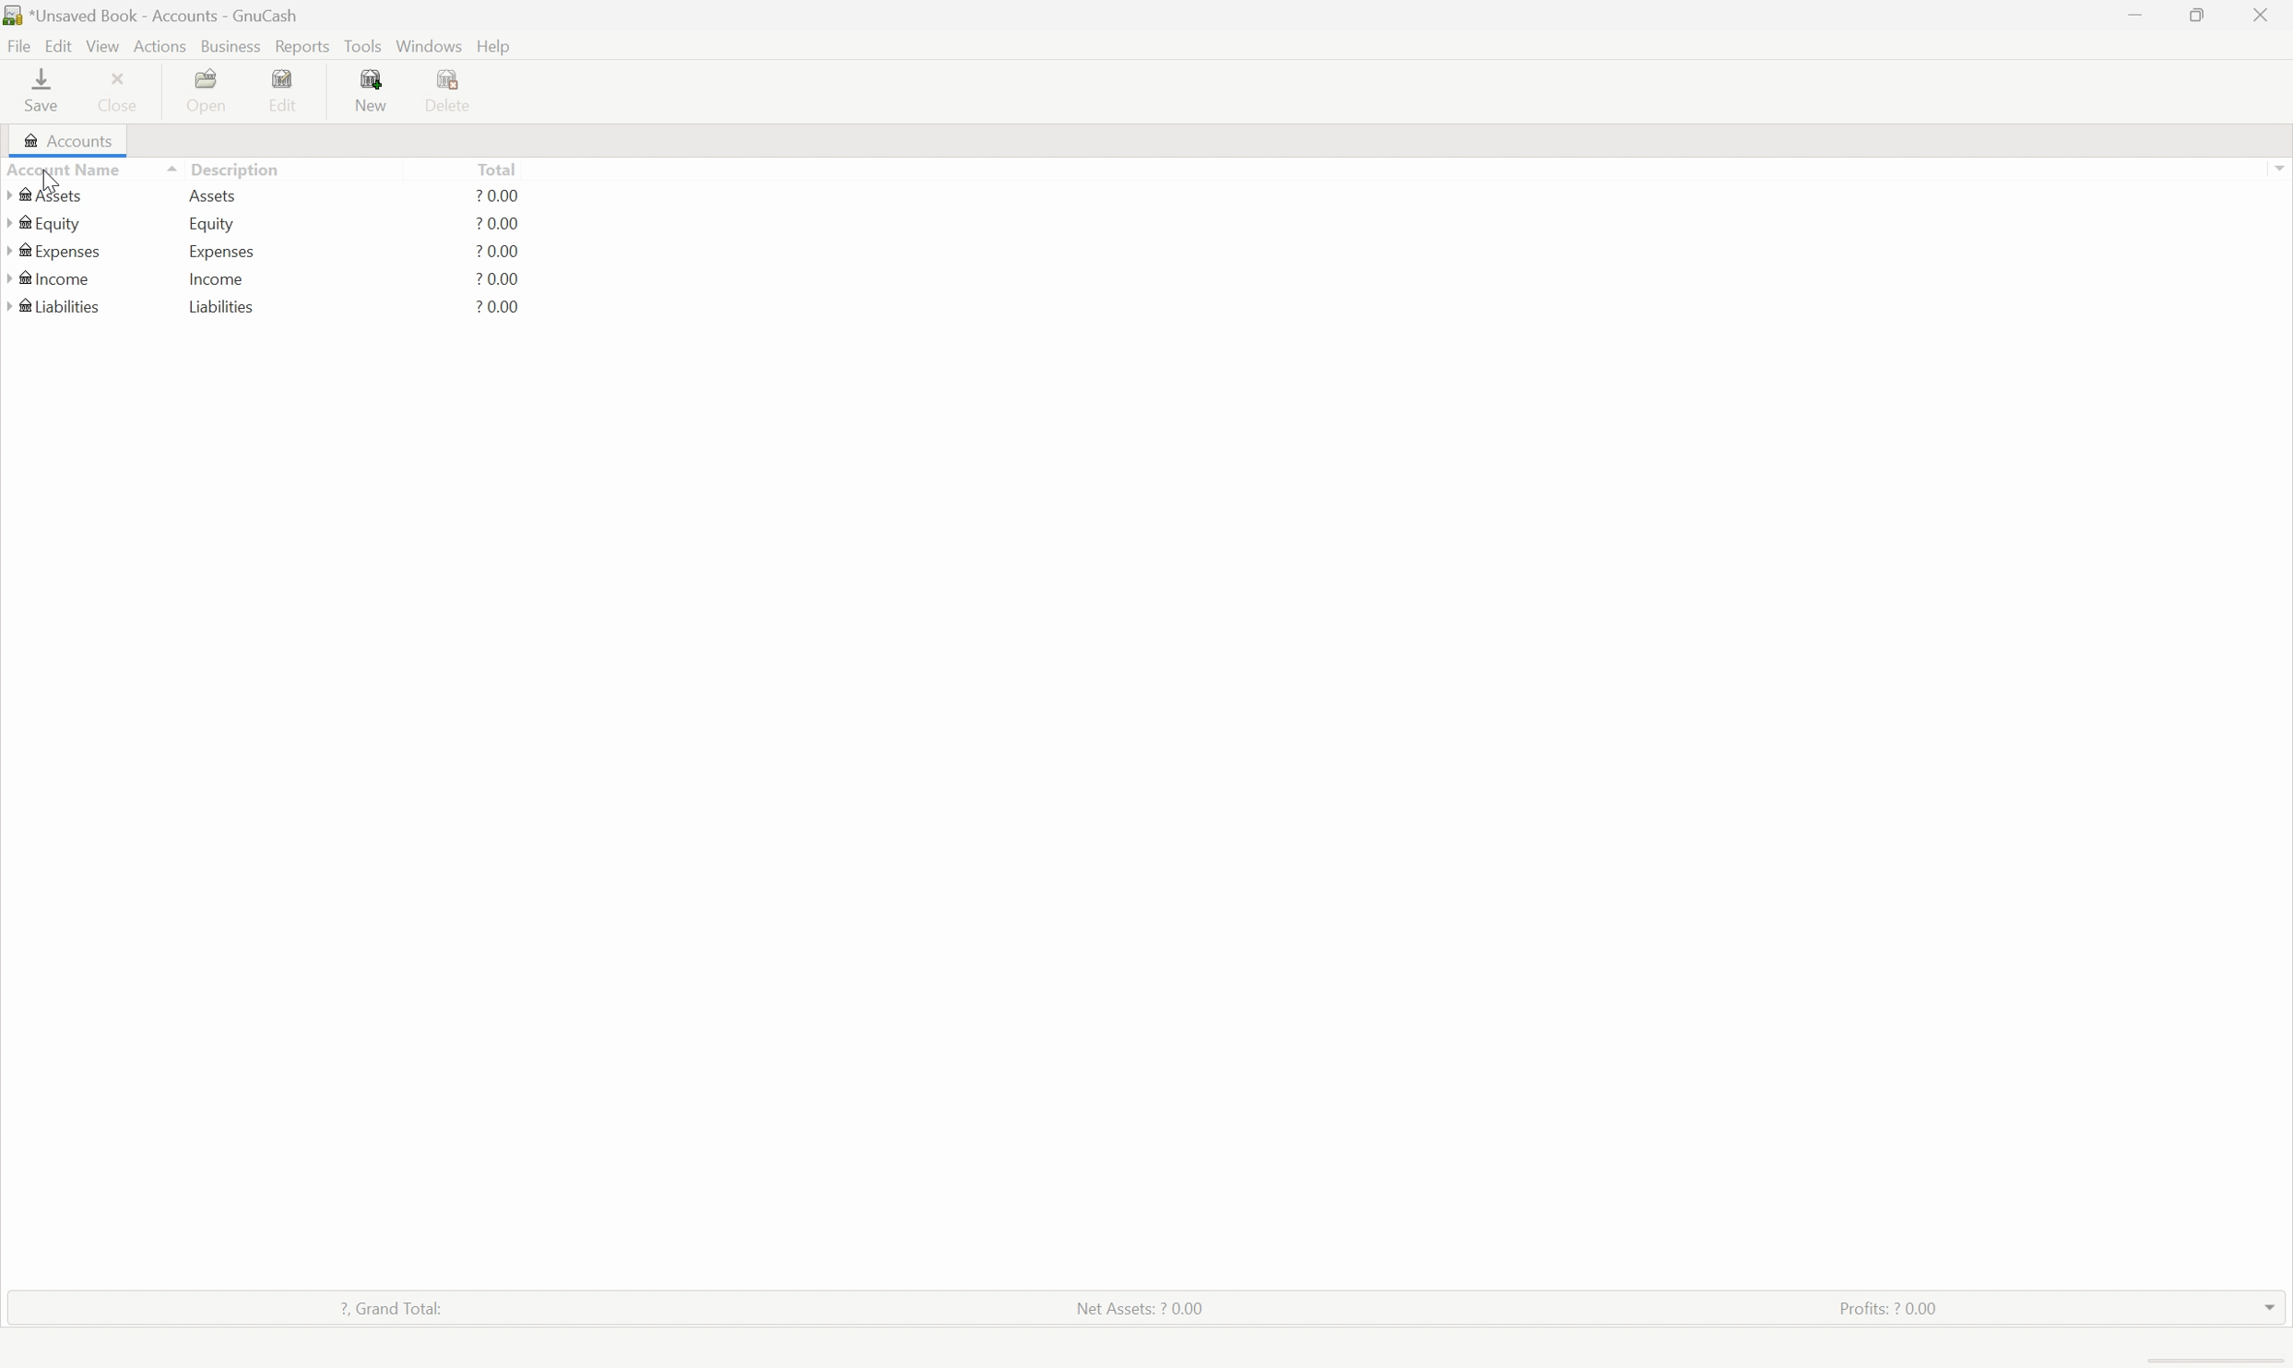  I want to click on Open, so click(214, 87).